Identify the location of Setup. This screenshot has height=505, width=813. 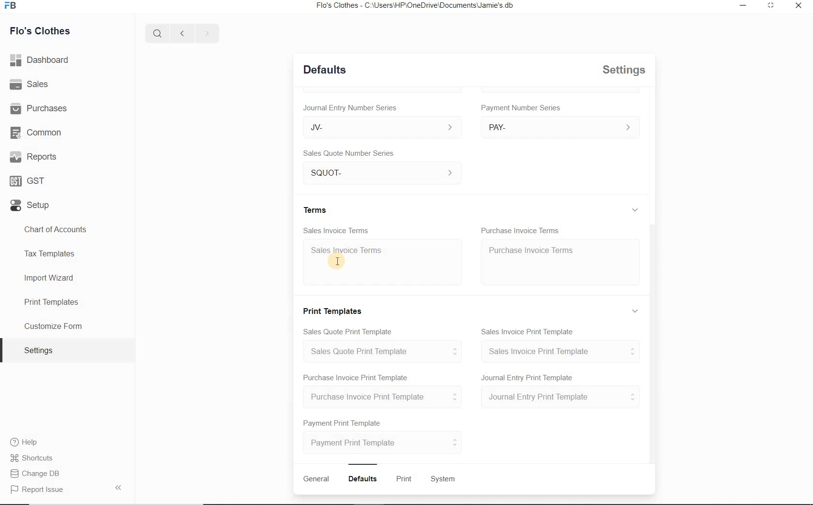
(29, 208).